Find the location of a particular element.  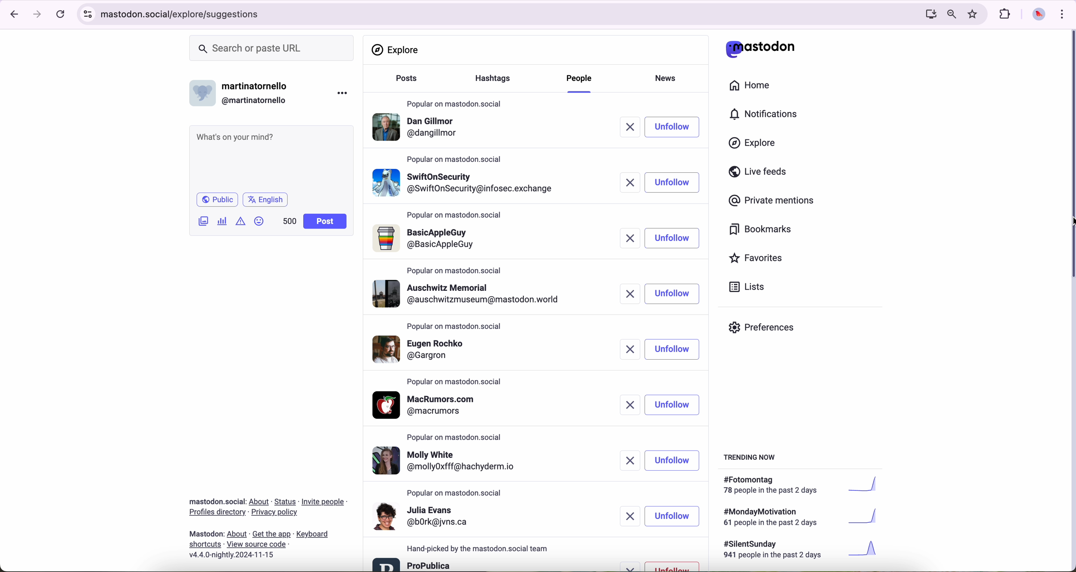

popular on mastodon.social is located at coordinates (455, 383).